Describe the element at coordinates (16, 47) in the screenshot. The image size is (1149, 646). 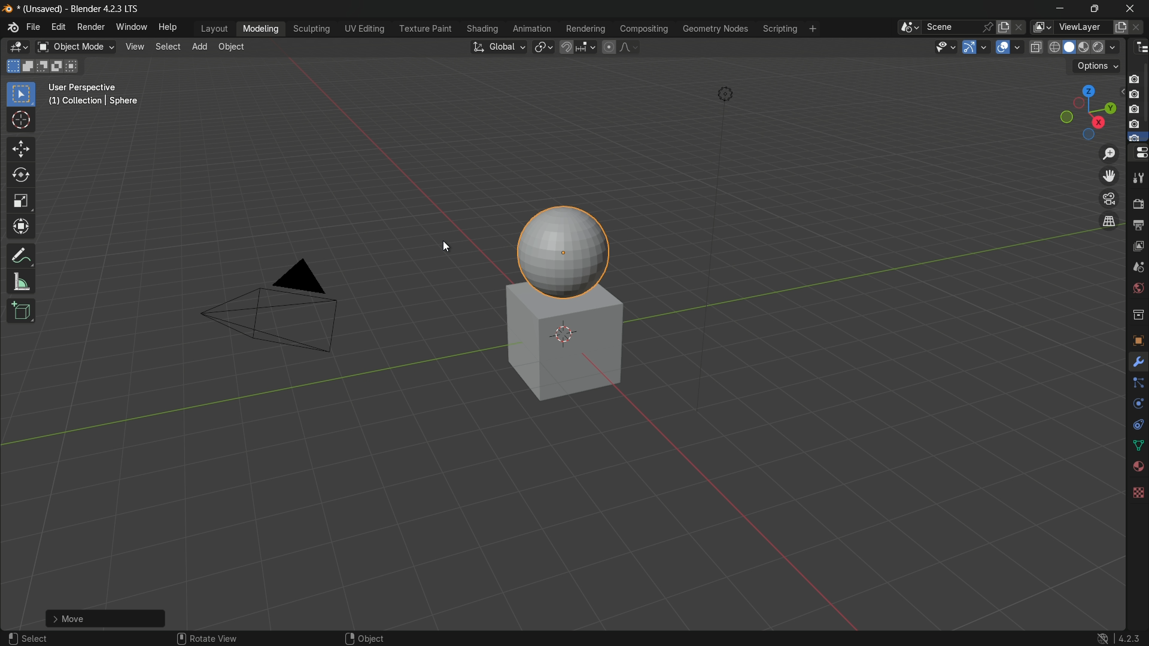
I see `3d viewport` at that location.